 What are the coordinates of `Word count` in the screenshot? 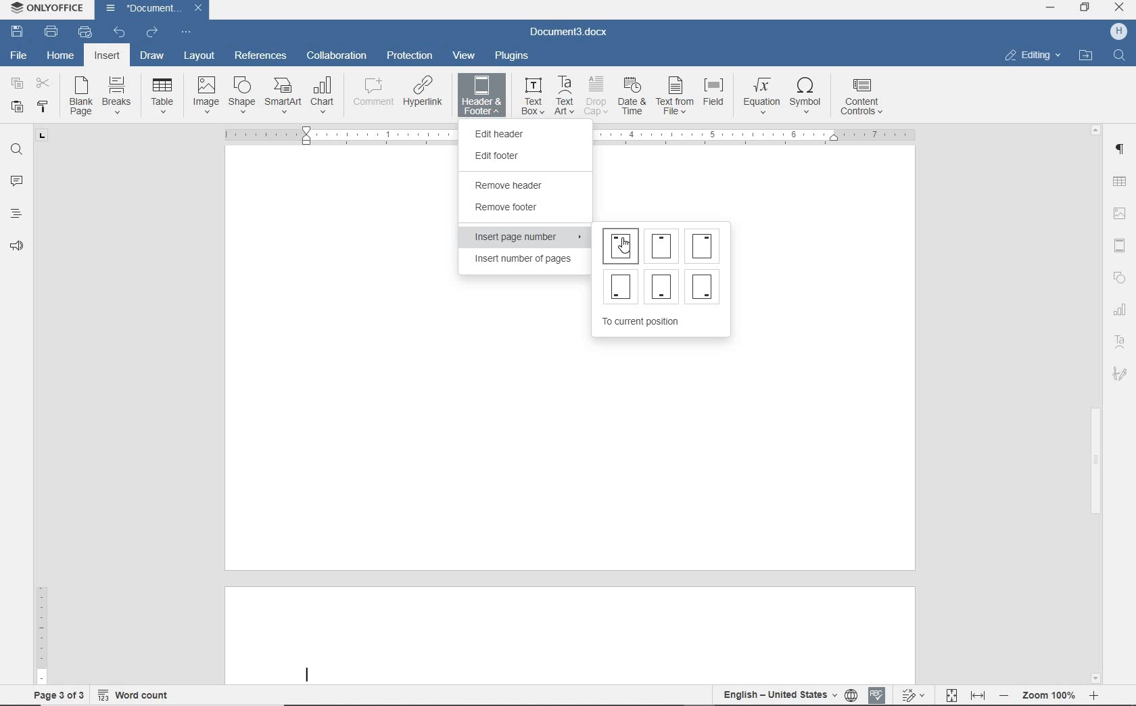 It's located at (135, 692).